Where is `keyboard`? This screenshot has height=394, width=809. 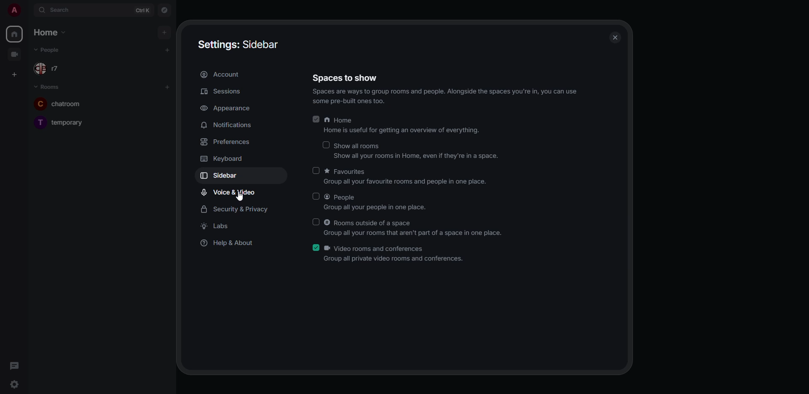 keyboard is located at coordinates (223, 159).